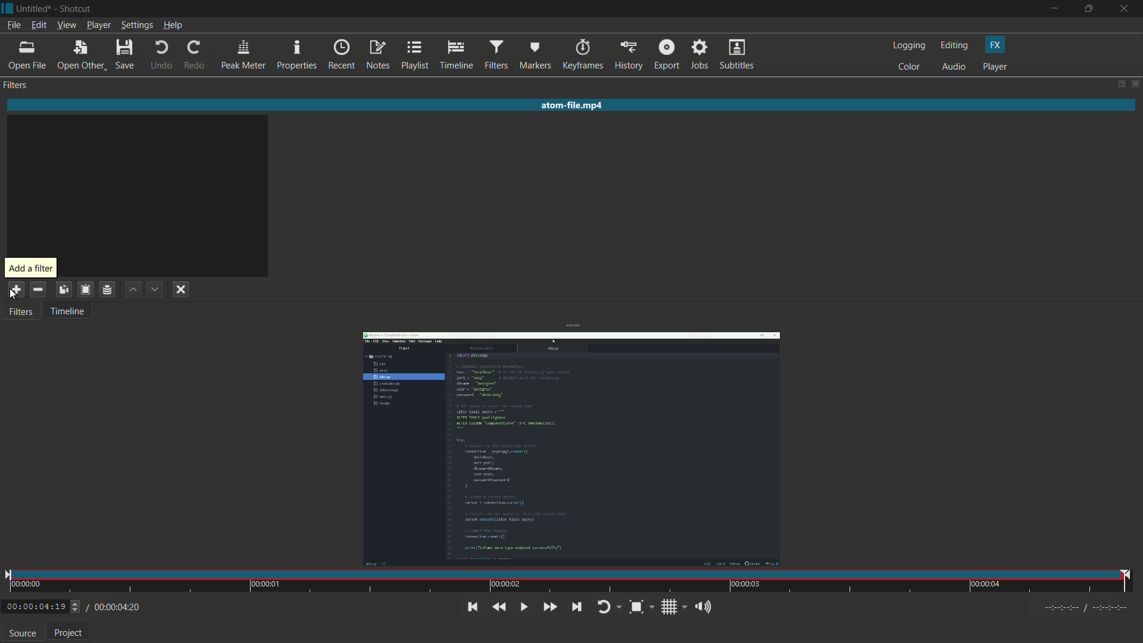 This screenshot has height=643, width=1143. Describe the element at coordinates (65, 26) in the screenshot. I see `view menu` at that location.